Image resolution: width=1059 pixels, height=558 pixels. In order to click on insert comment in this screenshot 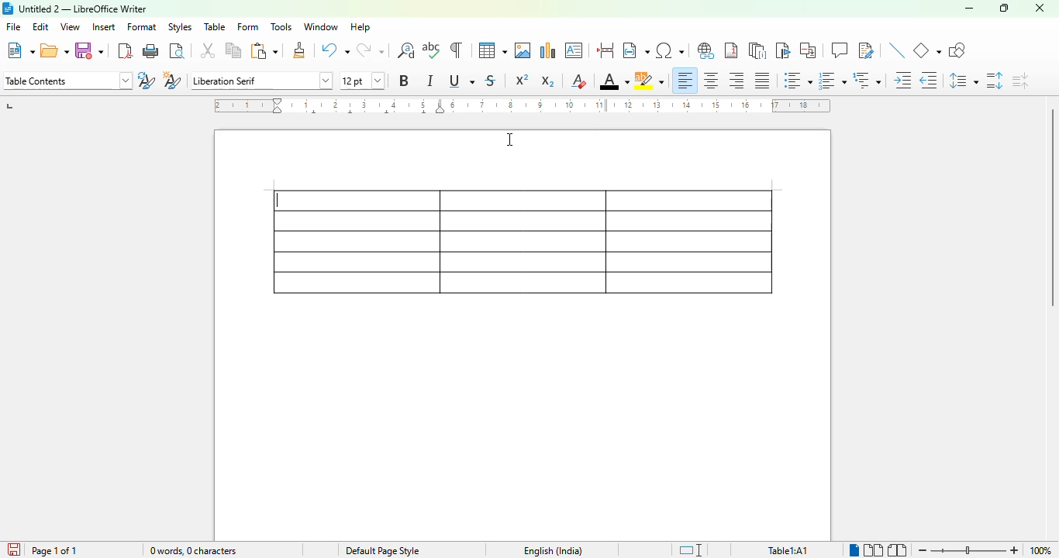, I will do `click(840, 50)`.